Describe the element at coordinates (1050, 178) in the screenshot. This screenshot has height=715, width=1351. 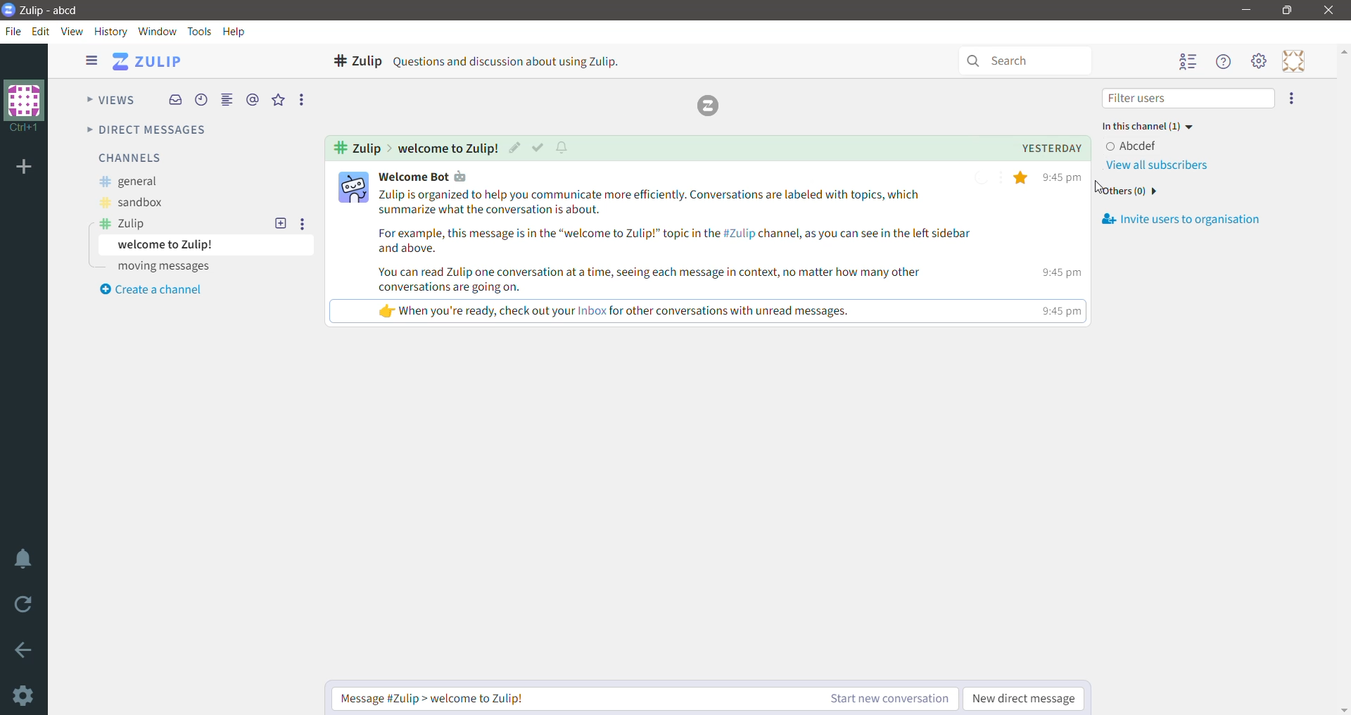
I see `% 9:45pm` at that location.